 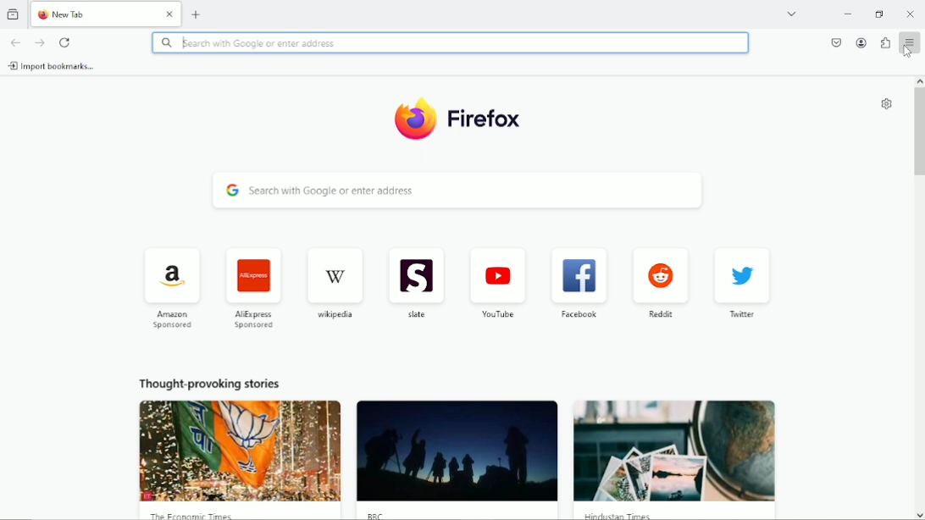 I want to click on View recent browsing, so click(x=14, y=13).